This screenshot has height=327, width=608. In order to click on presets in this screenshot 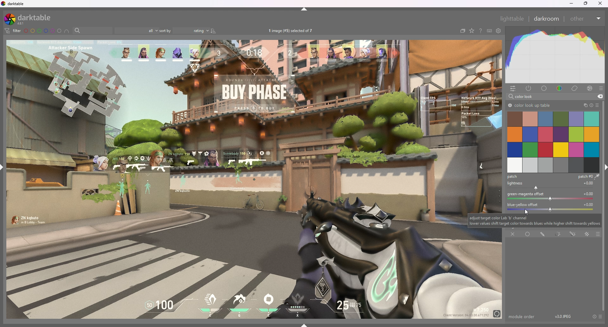, I will do `click(601, 88)`.